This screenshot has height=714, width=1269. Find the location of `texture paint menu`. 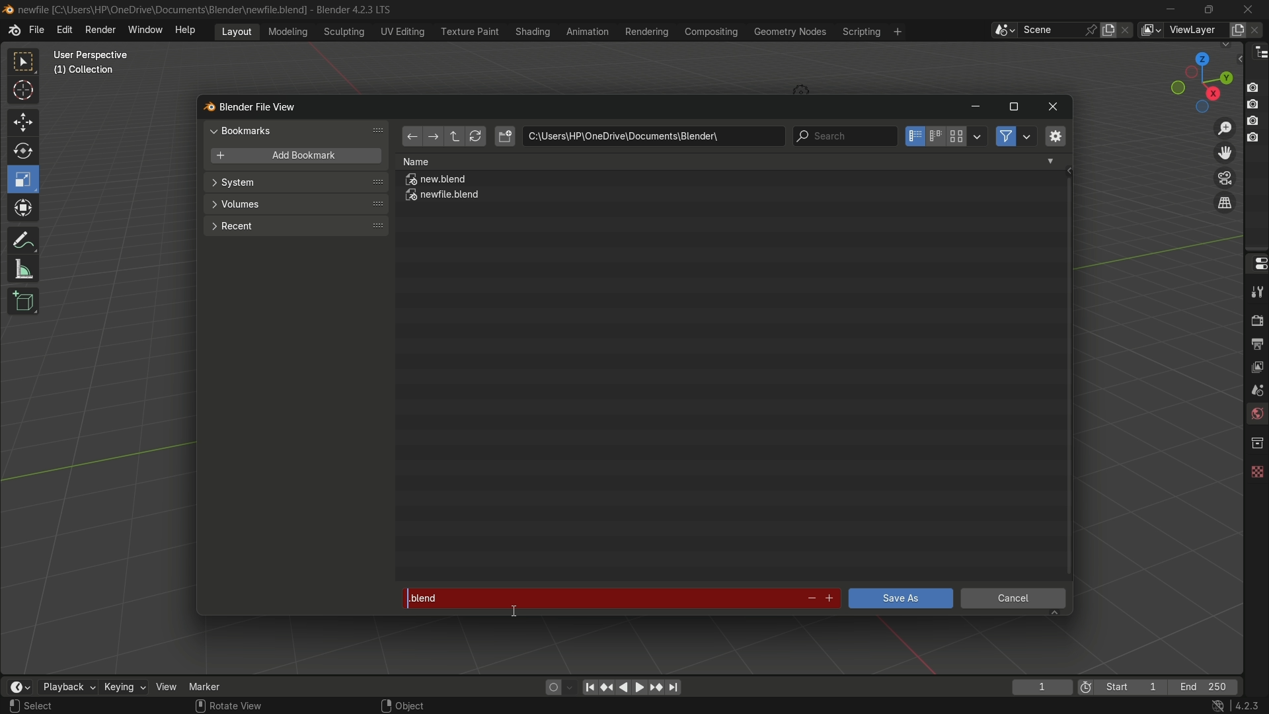

texture paint menu is located at coordinates (469, 30).